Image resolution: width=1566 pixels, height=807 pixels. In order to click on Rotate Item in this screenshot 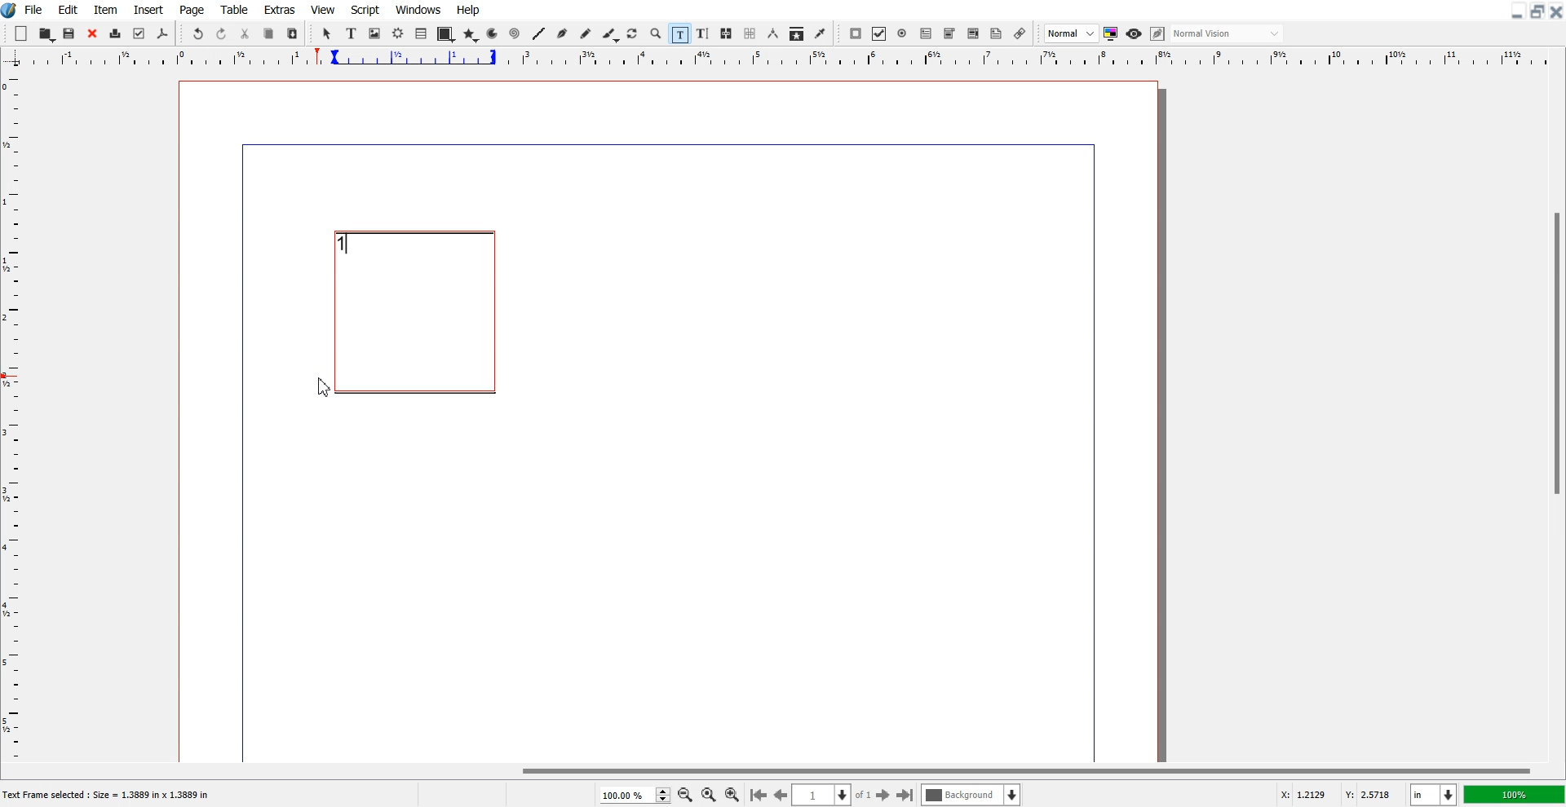, I will do `click(634, 34)`.